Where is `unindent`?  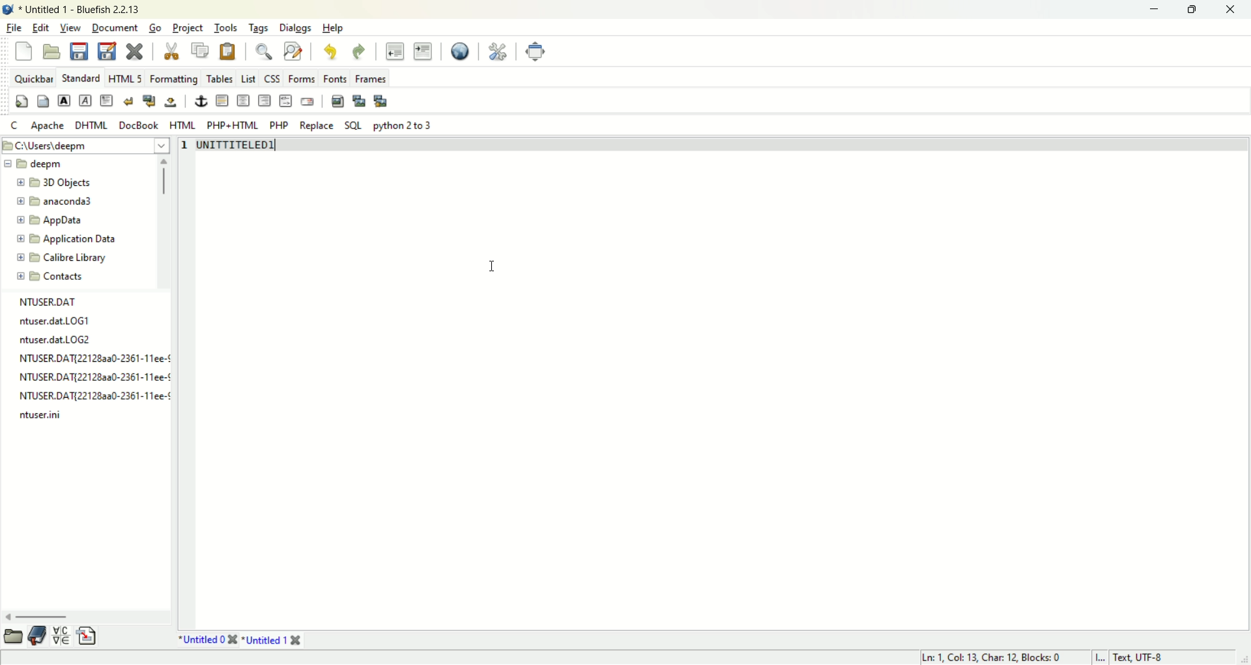 unindent is located at coordinates (395, 50).